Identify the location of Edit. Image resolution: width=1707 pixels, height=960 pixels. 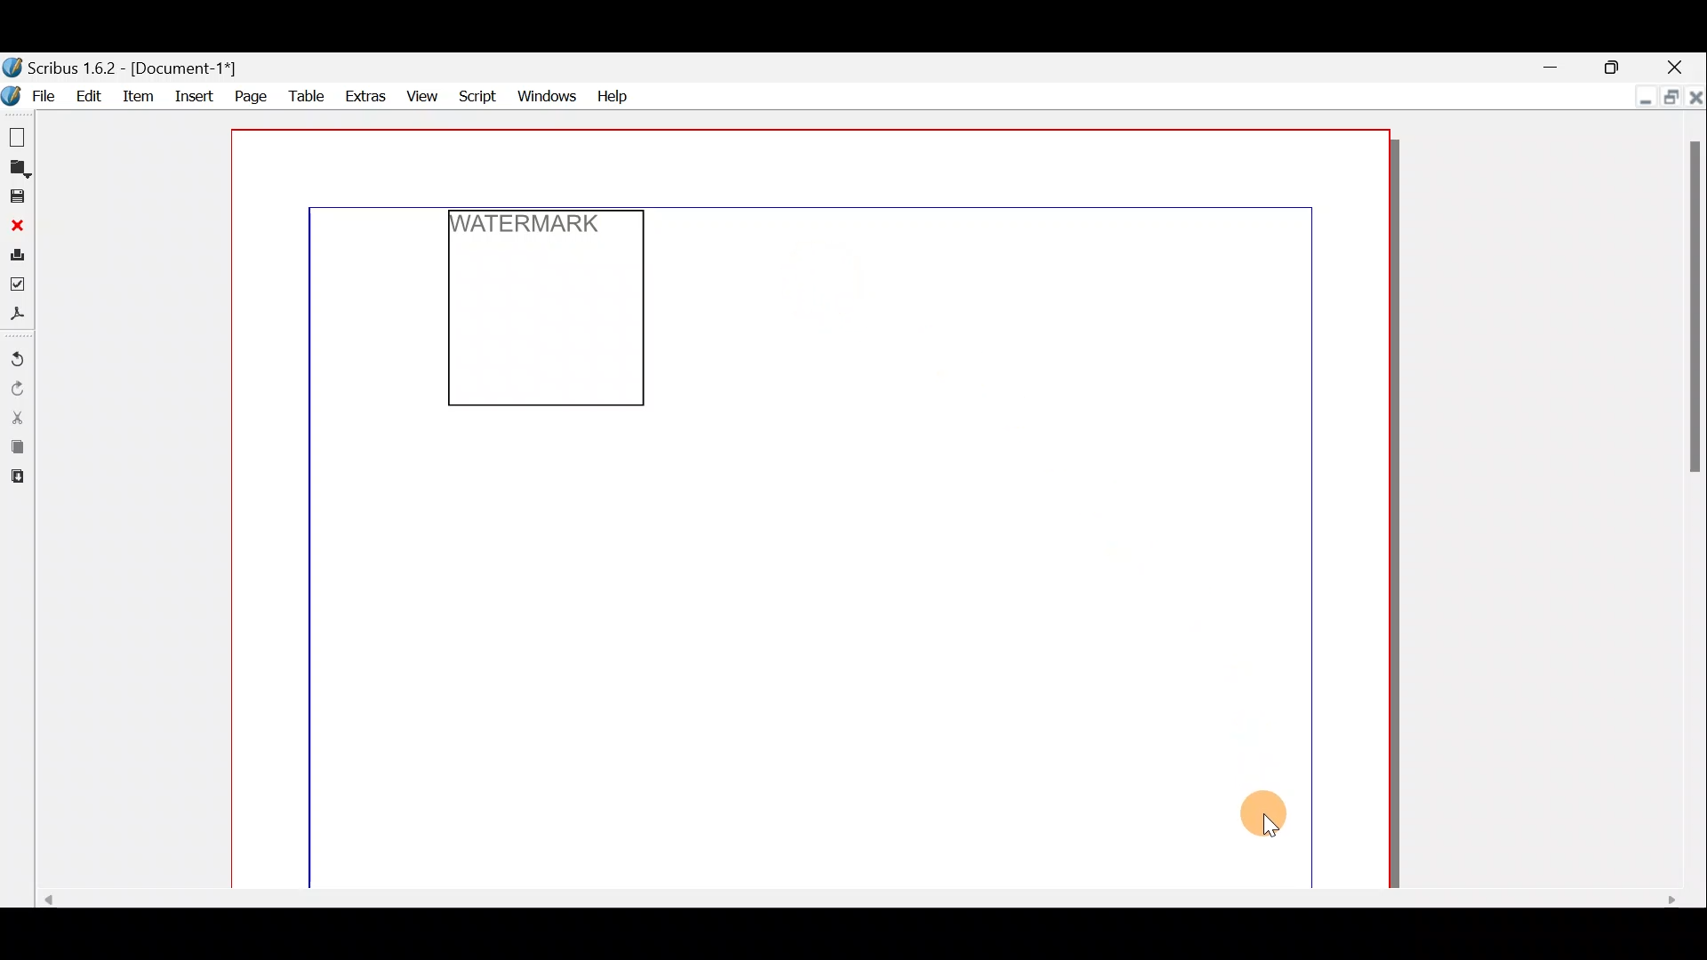
(90, 95).